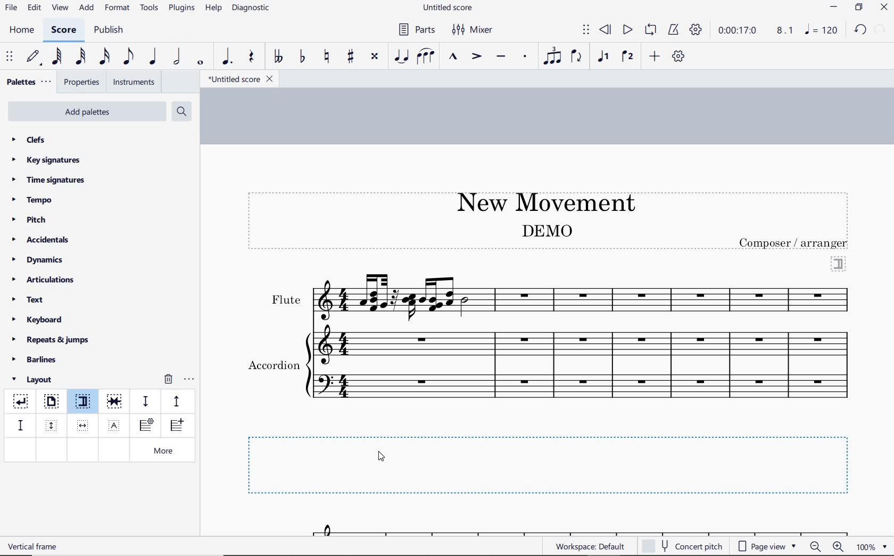 This screenshot has height=556, width=894. Describe the element at coordinates (118, 7) in the screenshot. I see `format` at that location.